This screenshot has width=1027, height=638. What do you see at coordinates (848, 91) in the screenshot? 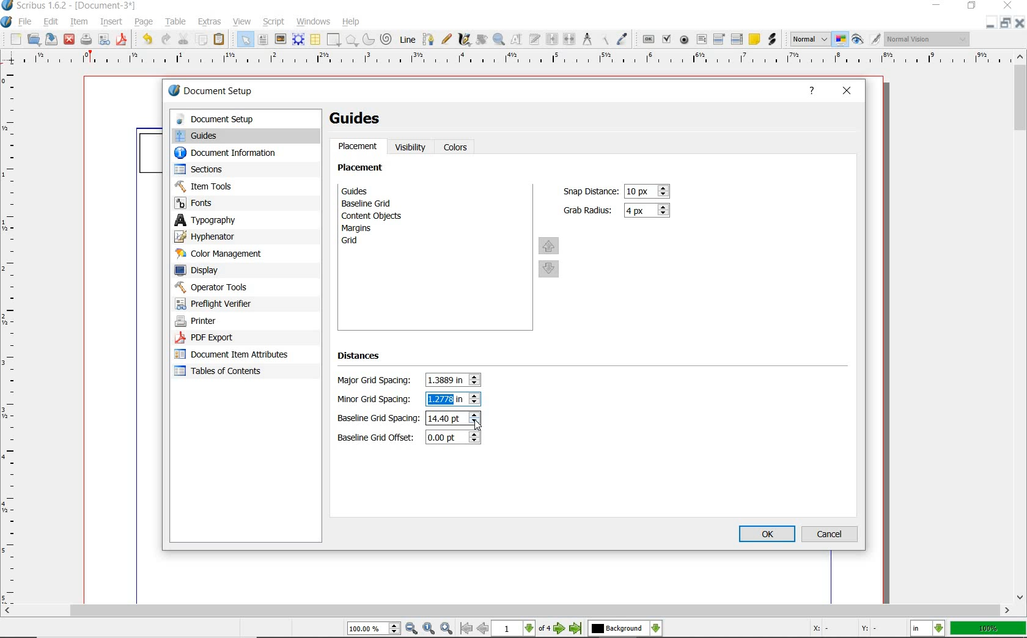
I see `close` at bounding box center [848, 91].